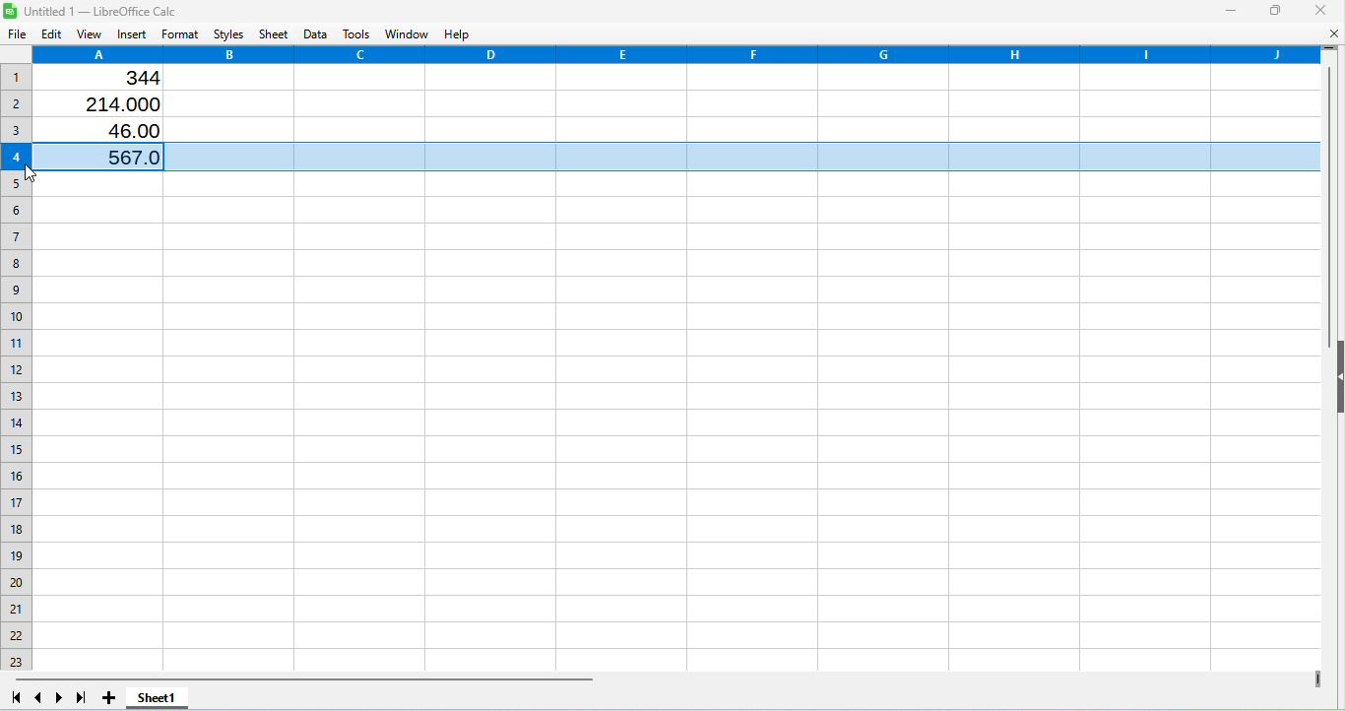 This screenshot has width=1345, height=711. Describe the element at coordinates (80, 698) in the screenshot. I see `Scroll to last sheet` at that location.